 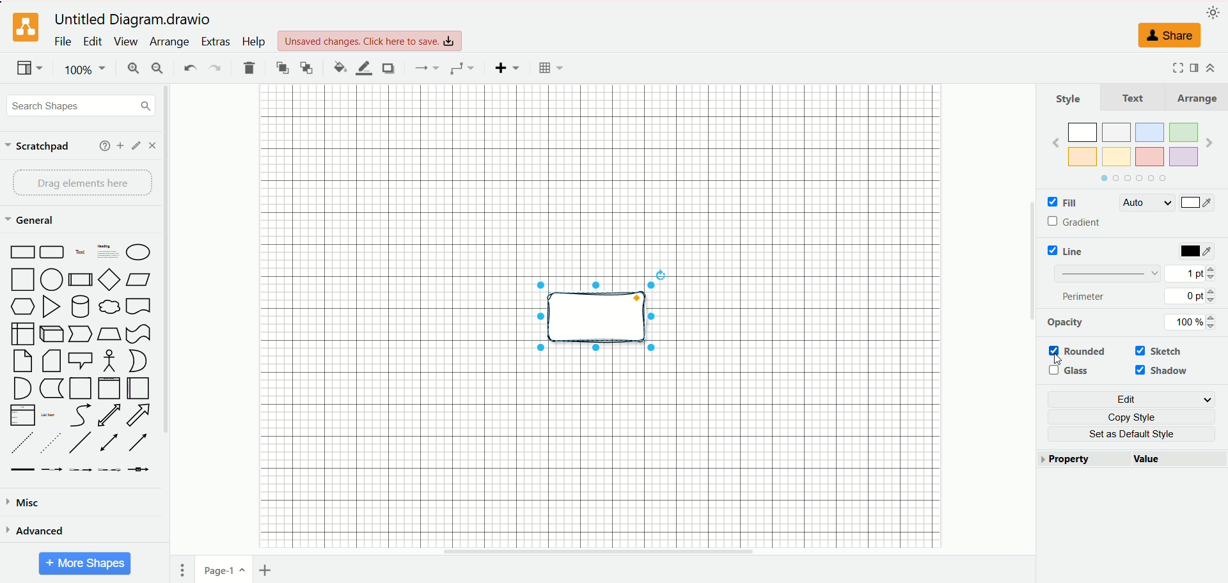 What do you see at coordinates (249, 68) in the screenshot?
I see `delete` at bounding box center [249, 68].